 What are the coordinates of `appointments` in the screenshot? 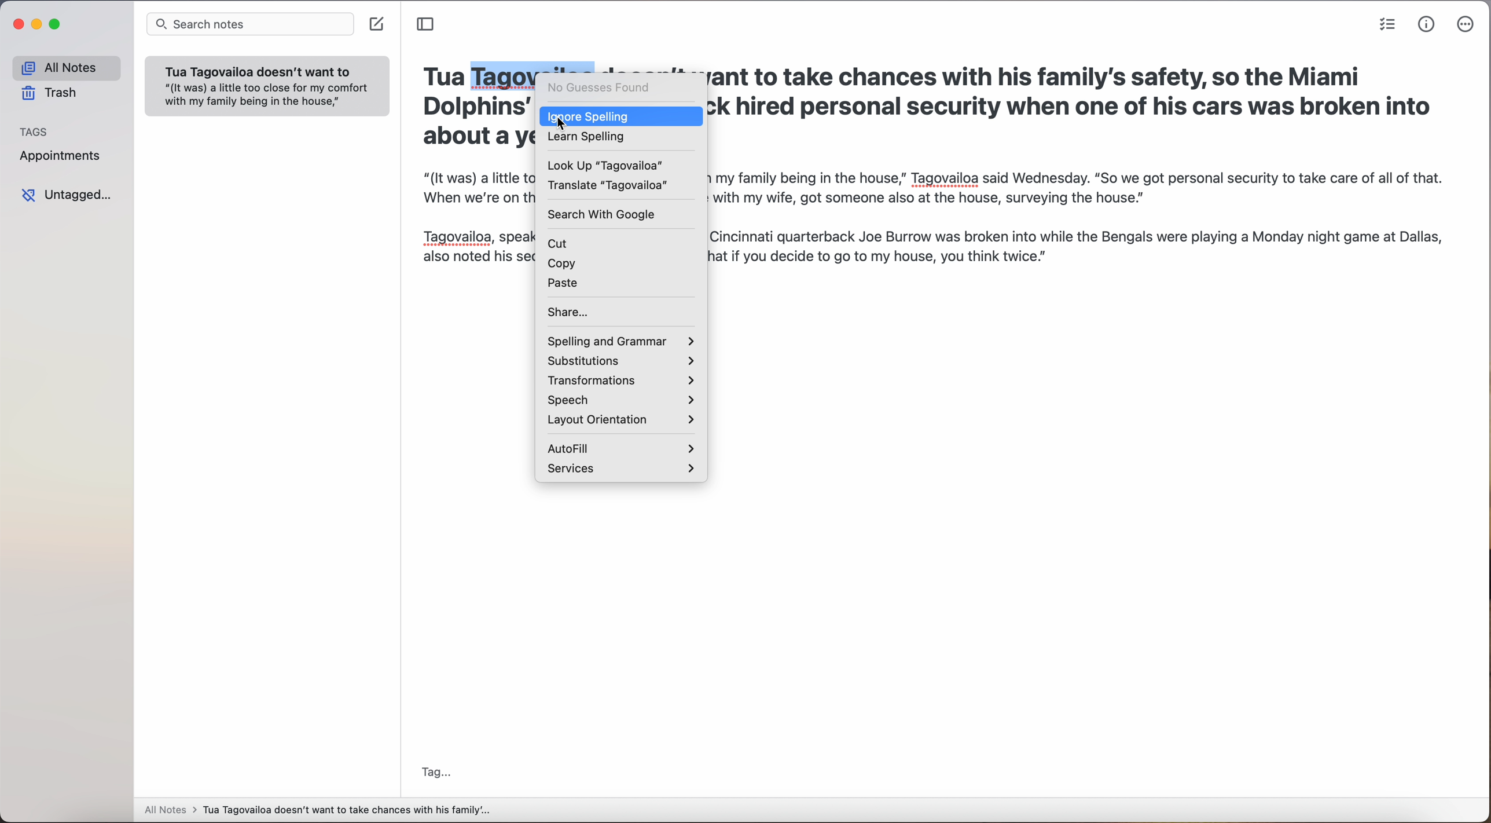 It's located at (64, 158).